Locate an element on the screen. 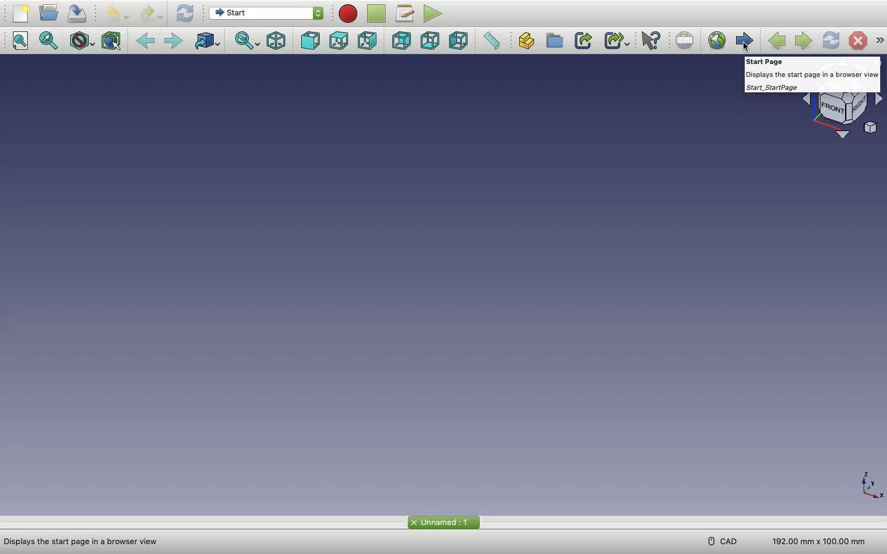  Open is located at coordinates (49, 14).